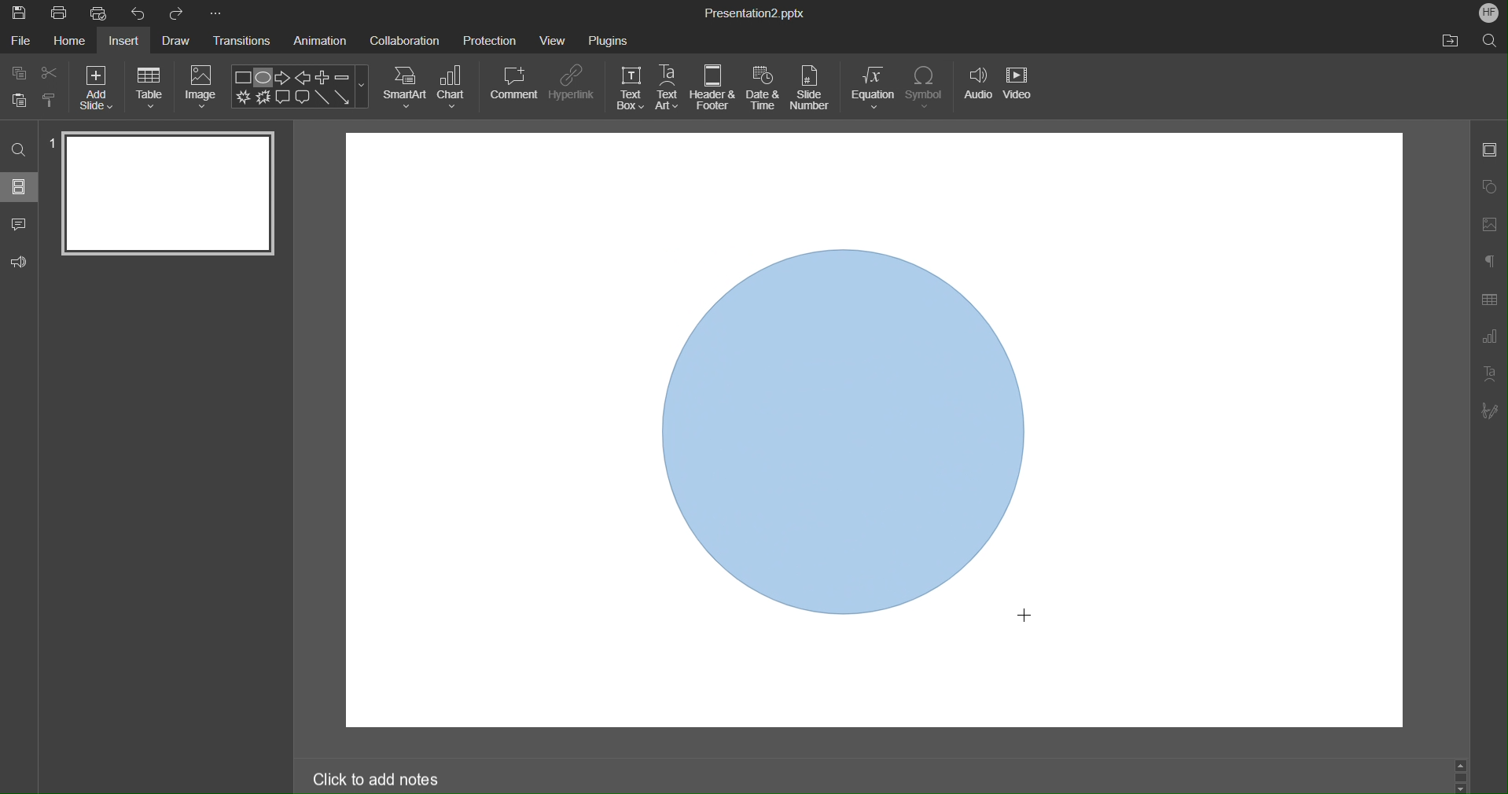  What do you see at coordinates (59, 14) in the screenshot?
I see `Print` at bounding box center [59, 14].